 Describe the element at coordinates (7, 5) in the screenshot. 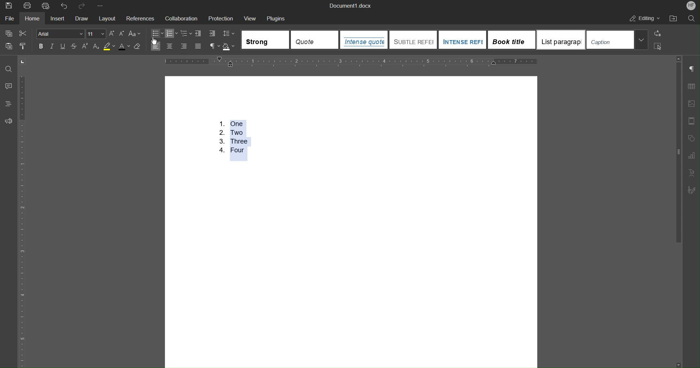

I see `Save` at that location.